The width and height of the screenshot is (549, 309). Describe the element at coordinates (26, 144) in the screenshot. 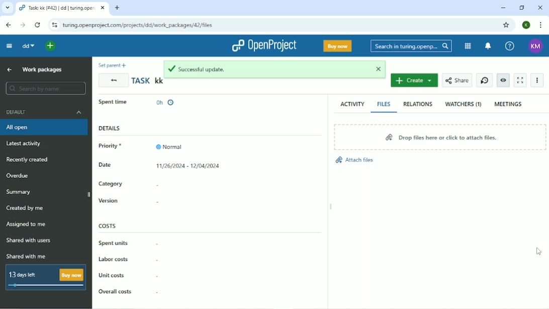

I see `Latest activity` at that location.